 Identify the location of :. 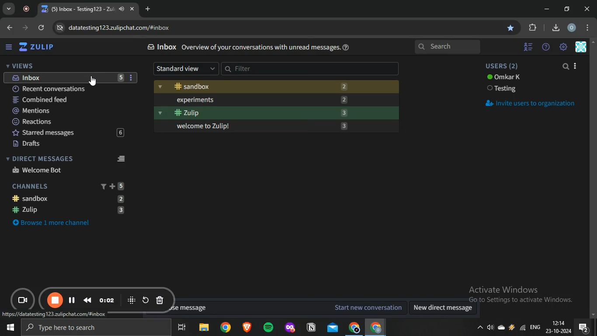
(132, 78).